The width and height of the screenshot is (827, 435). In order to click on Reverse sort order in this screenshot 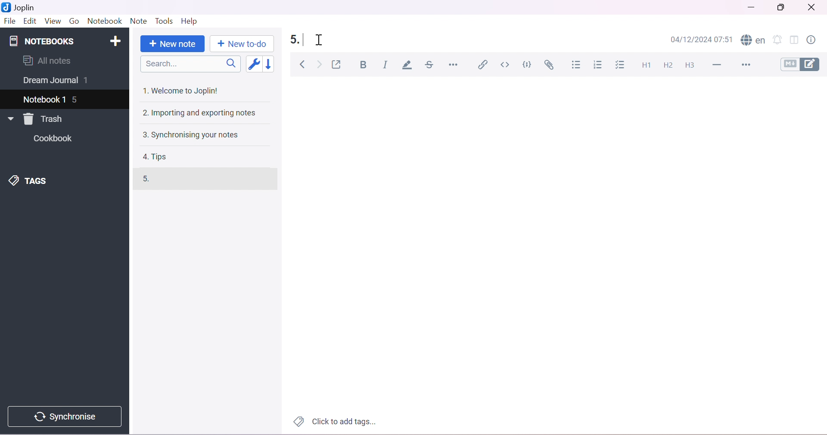, I will do `click(273, 64)`.